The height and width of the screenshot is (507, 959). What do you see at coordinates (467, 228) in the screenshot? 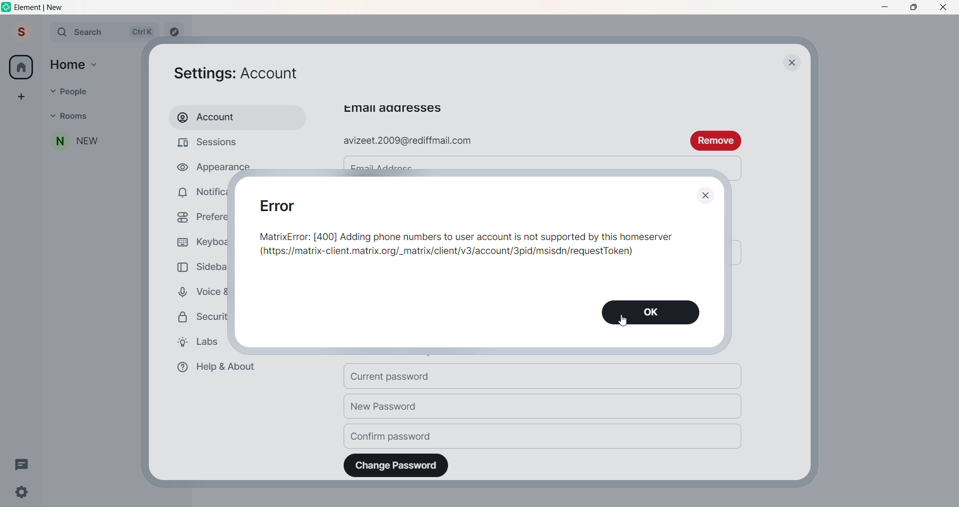
I see `Error Message` at bounding box center [467, 228].